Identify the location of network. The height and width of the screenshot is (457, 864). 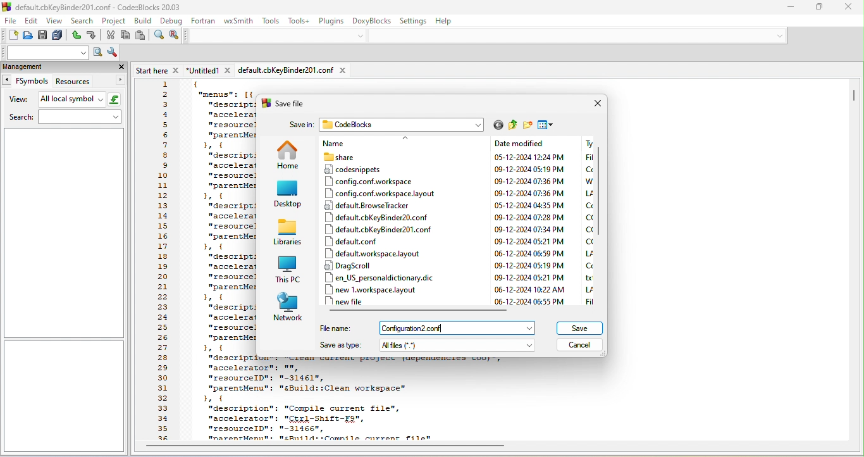
(288, 307).